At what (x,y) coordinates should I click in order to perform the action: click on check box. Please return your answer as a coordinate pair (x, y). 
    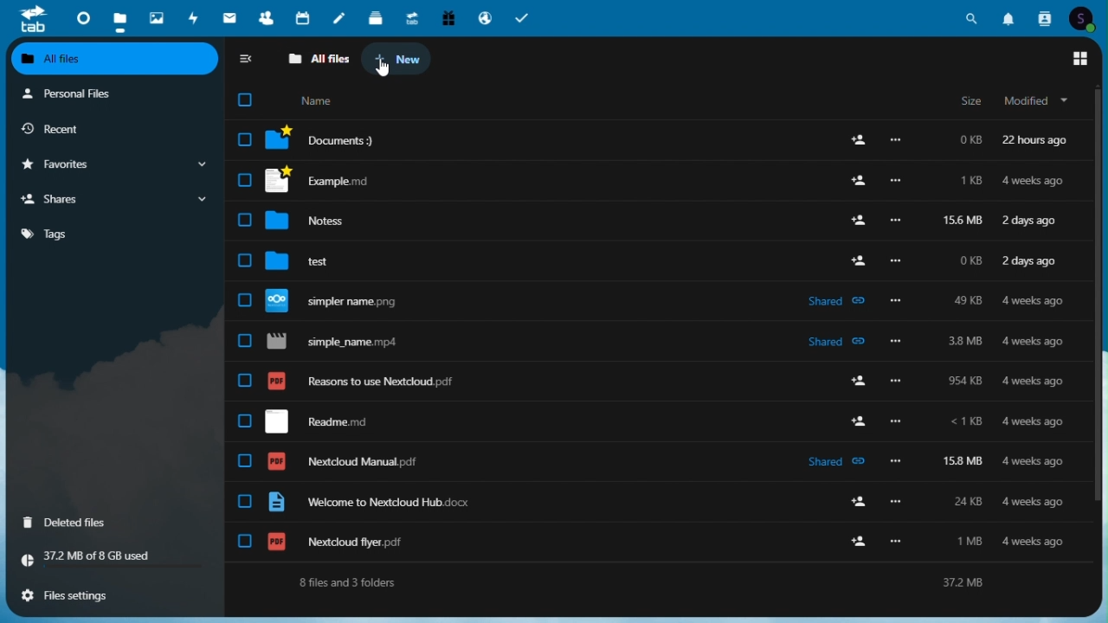
    Looking at the image, I should click on (245, 179).